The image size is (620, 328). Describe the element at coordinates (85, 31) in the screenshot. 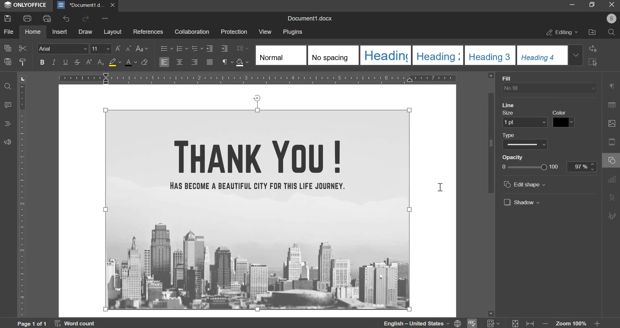

I see `draw` at that location.